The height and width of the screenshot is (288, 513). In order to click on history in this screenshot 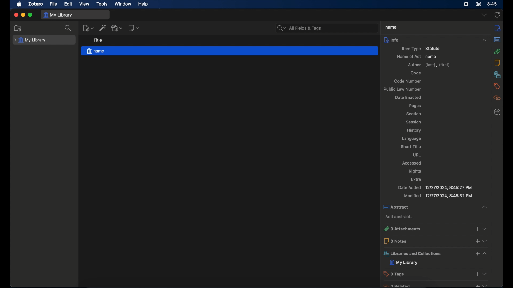, I will do `click(414, 131)`.